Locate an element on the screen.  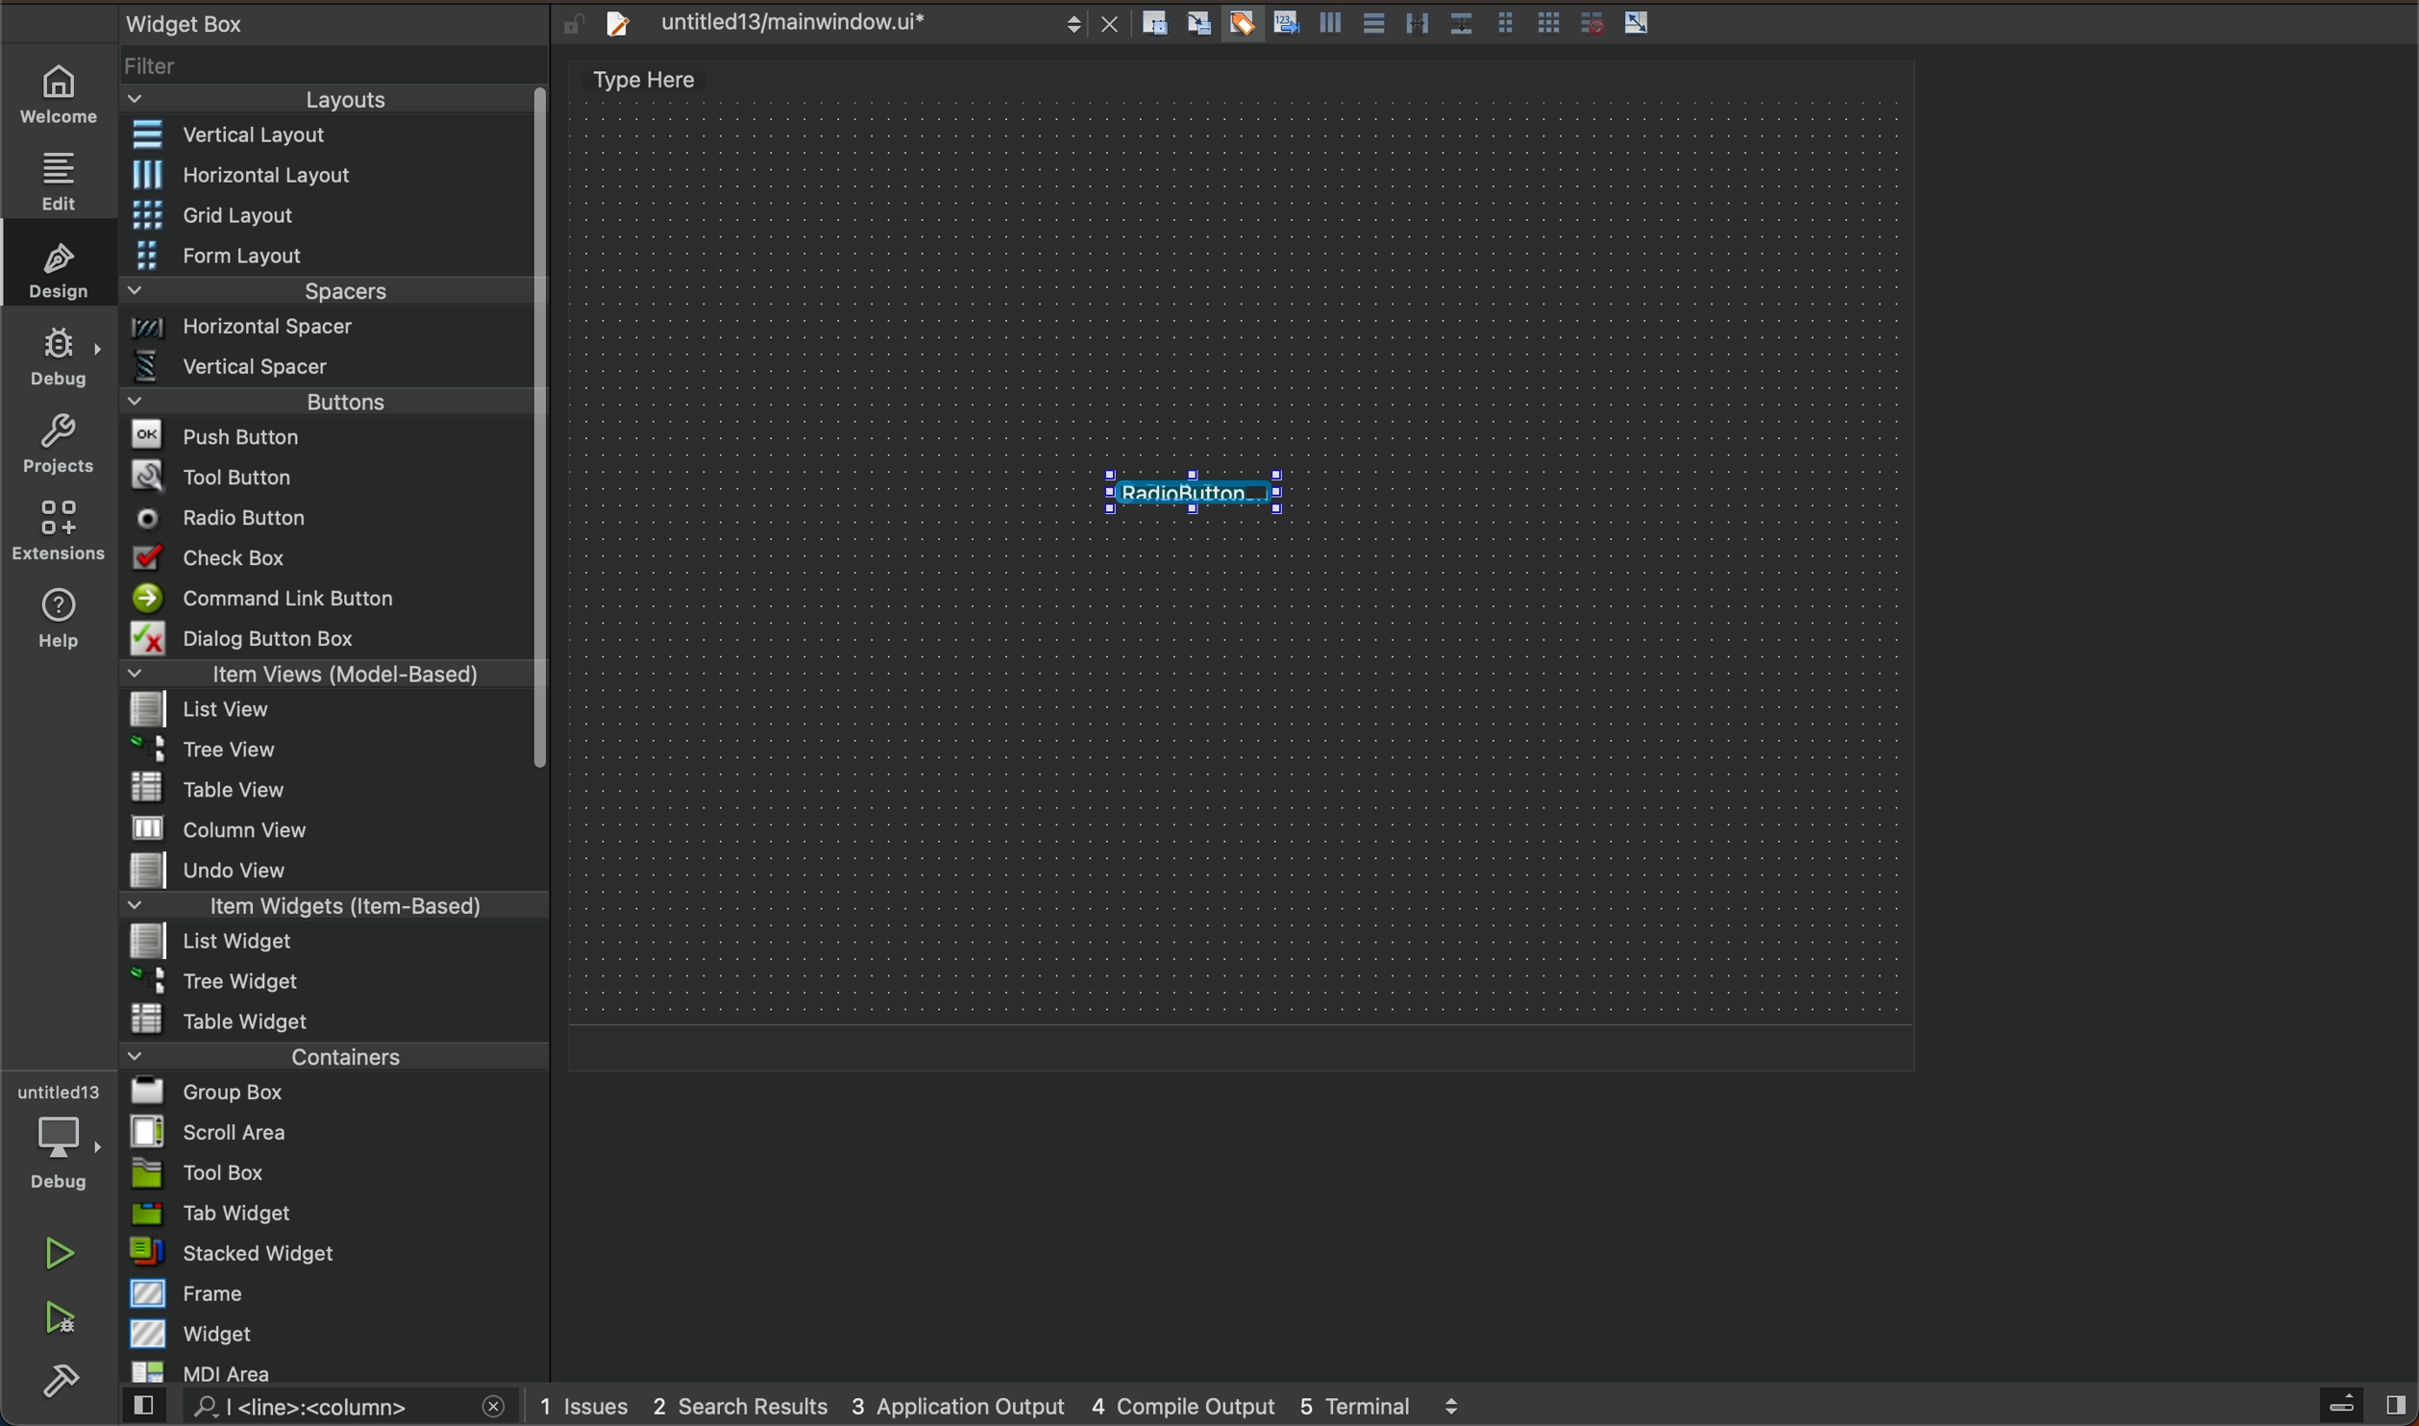
 is located at coordinates (1417, 25).